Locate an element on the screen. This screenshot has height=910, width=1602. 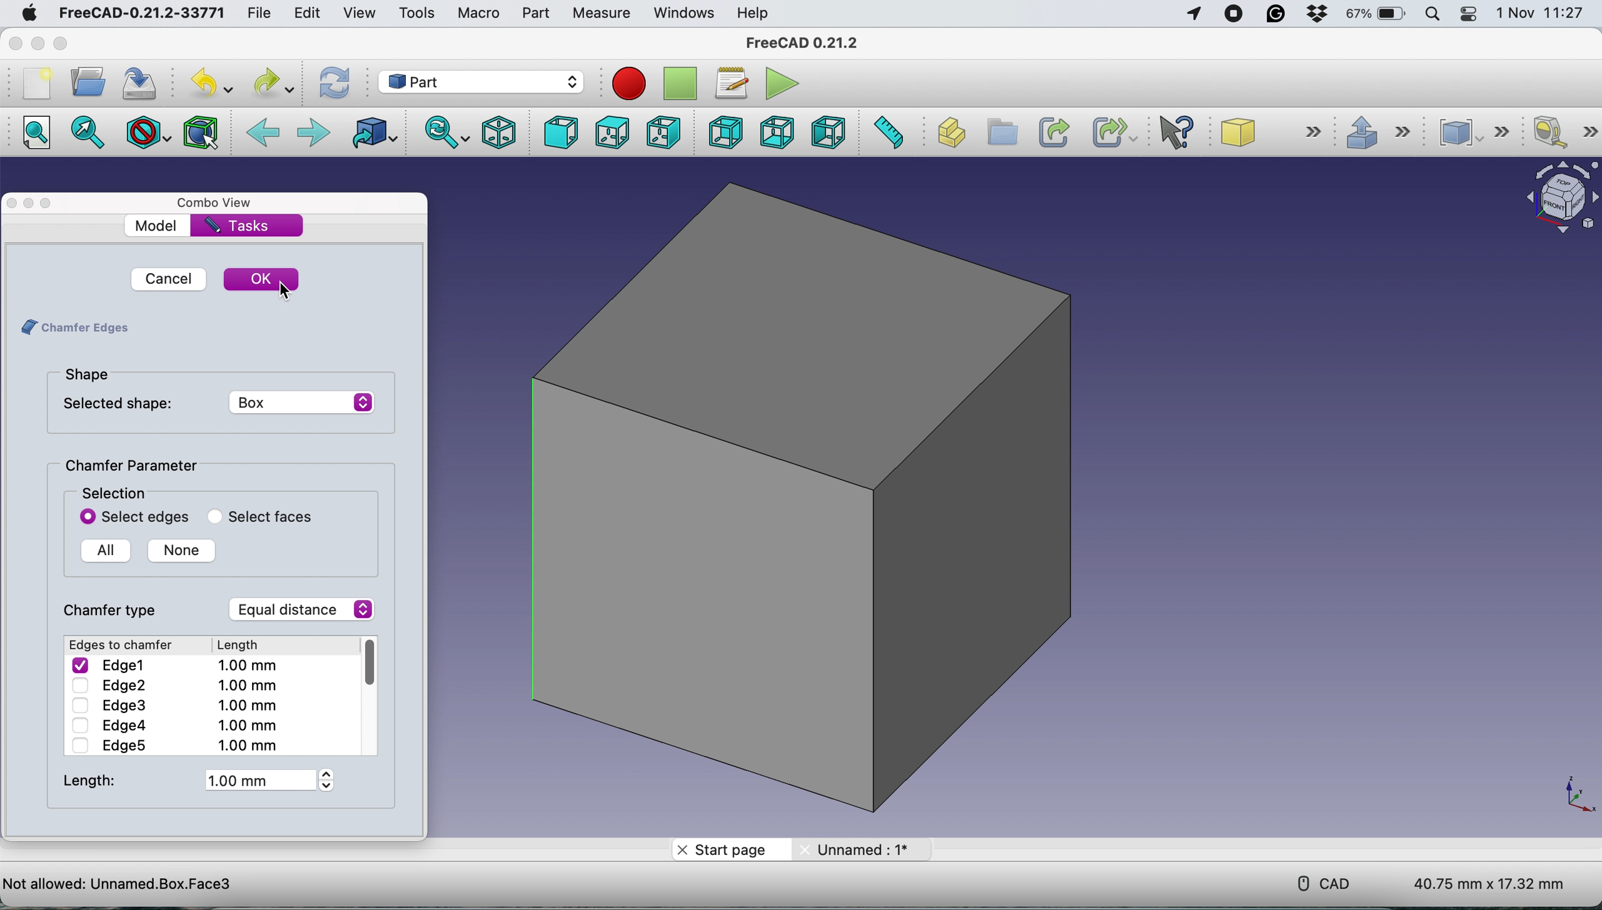
macro is located at coordinates (477, 14).